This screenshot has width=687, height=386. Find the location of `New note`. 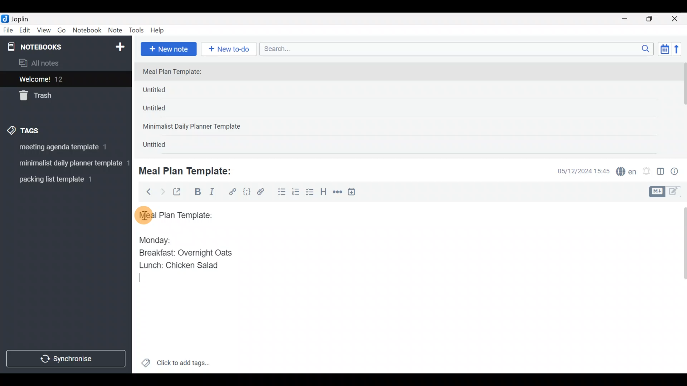

New note is located at coordinates (168, 48).